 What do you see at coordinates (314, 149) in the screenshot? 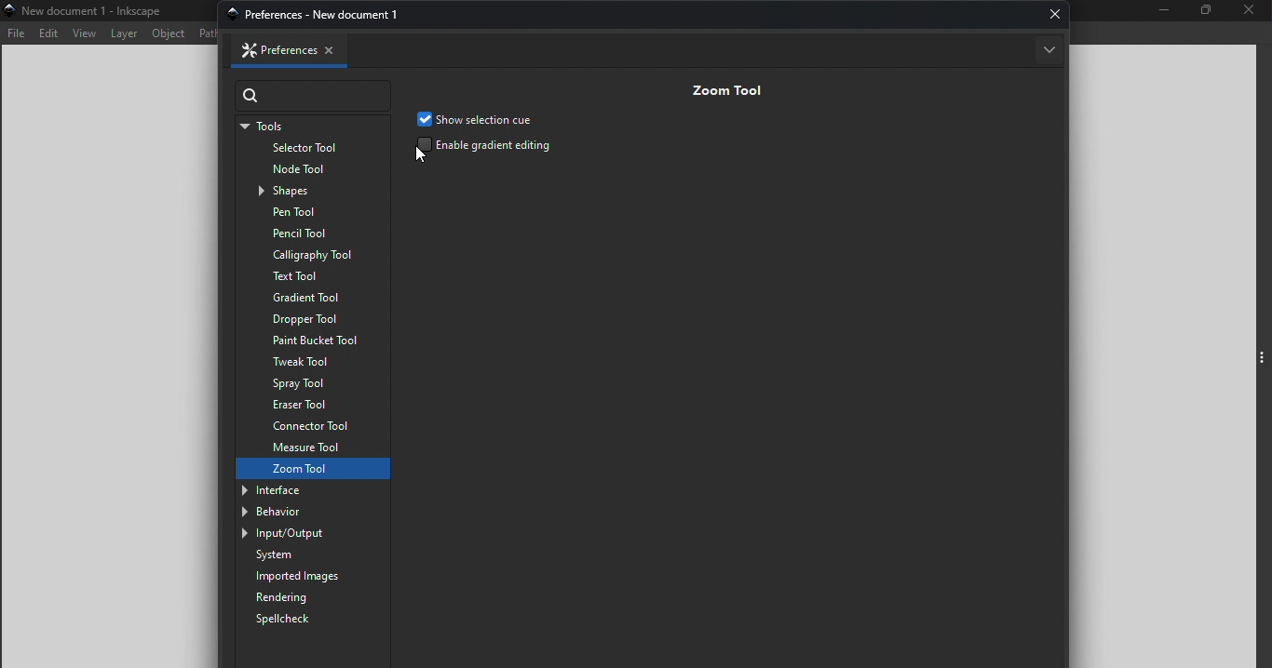
I see `Selector tool` at bounding box center [314, 149].